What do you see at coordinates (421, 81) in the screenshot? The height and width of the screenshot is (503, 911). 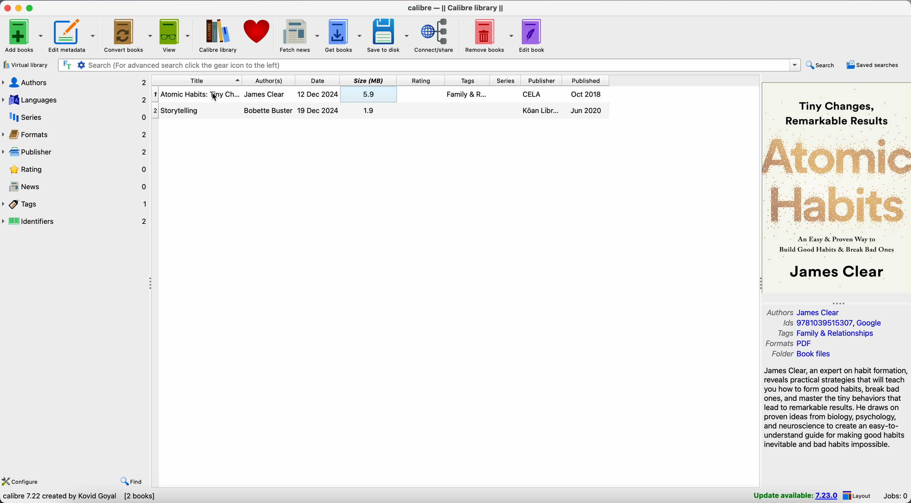 I see `rating` at bounding box center [421, 81].